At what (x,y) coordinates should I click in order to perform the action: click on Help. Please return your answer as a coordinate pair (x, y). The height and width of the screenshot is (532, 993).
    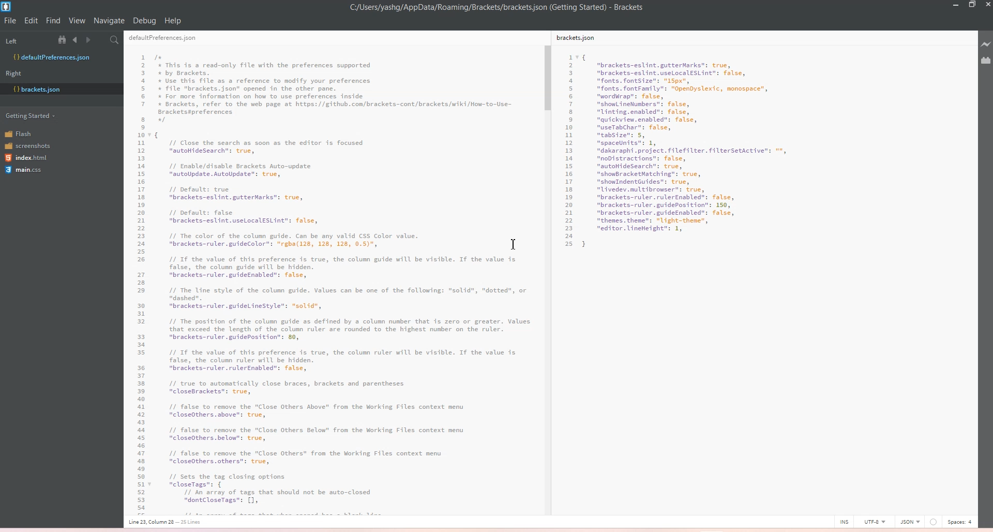
    Looking at the image, I should click on (173, 21).